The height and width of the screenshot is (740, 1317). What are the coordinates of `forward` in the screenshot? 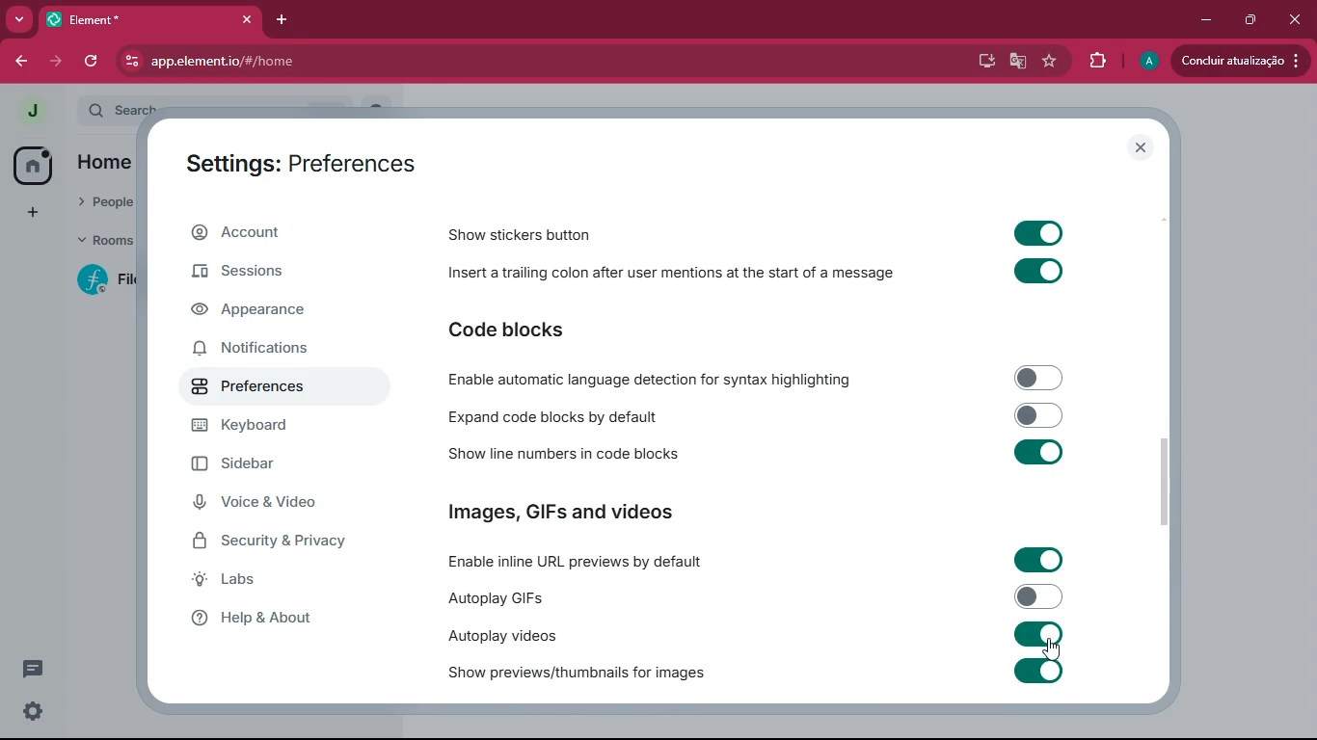 It's located at (59, 62).